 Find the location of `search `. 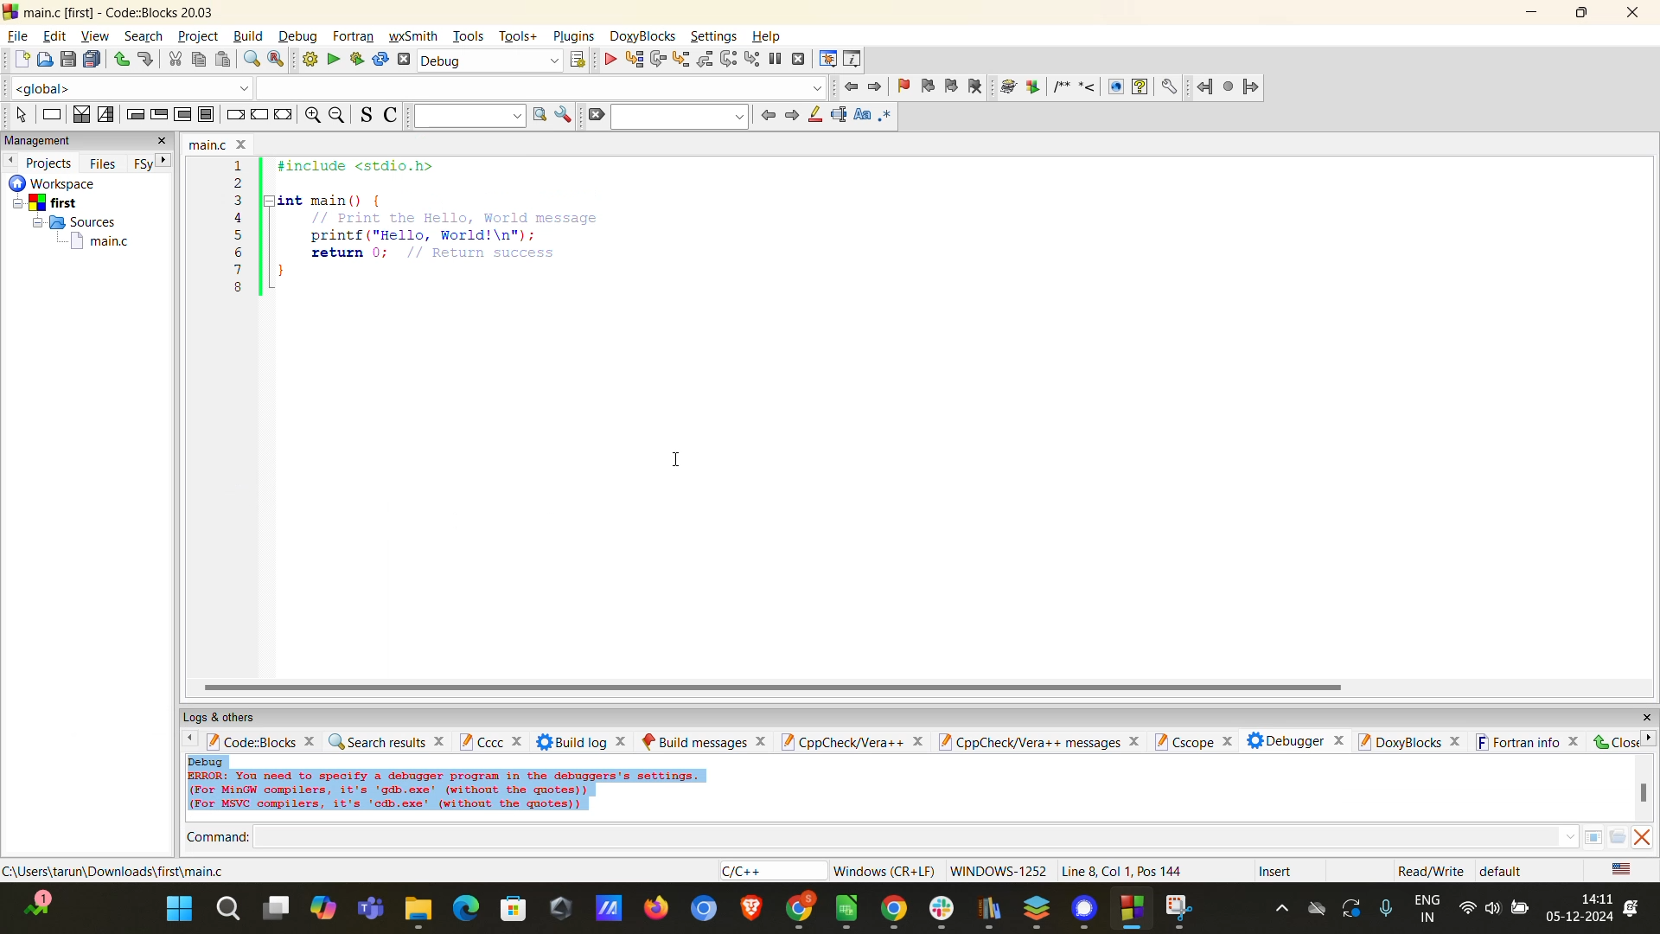

search  is located at coordinates (228, 911).